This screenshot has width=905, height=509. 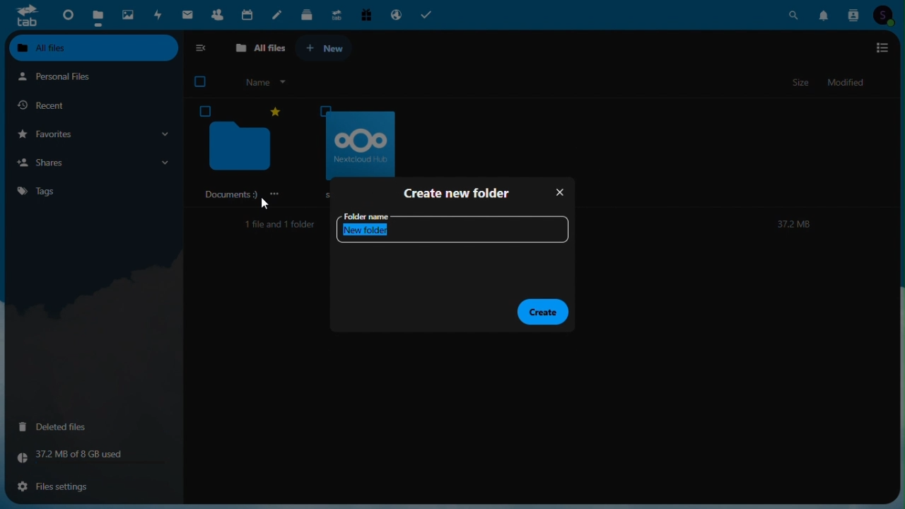 What do you see at coordinates (556, 192) in the screenshot?
I see `Close` at bounding box center [556, 192].